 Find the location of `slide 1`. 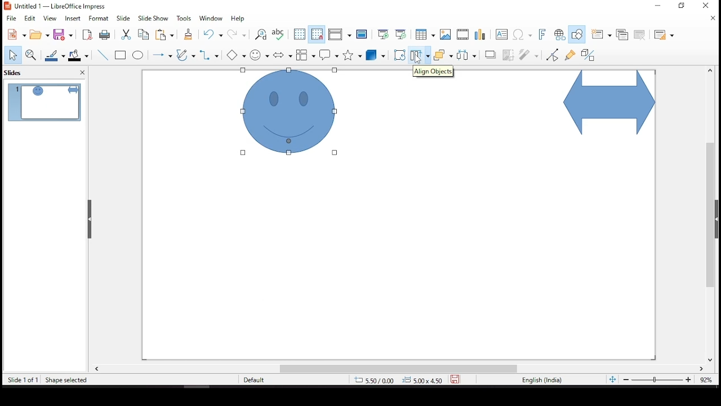

slide 1 is located at coordinates (44, 102).